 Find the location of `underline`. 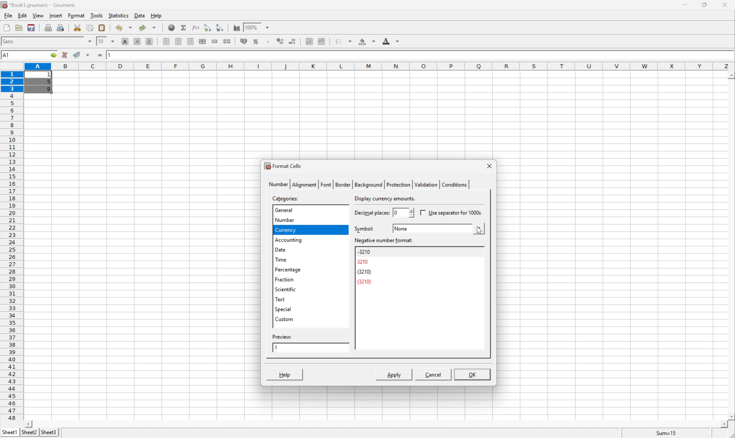

underline is located at coordinates (150, 42).